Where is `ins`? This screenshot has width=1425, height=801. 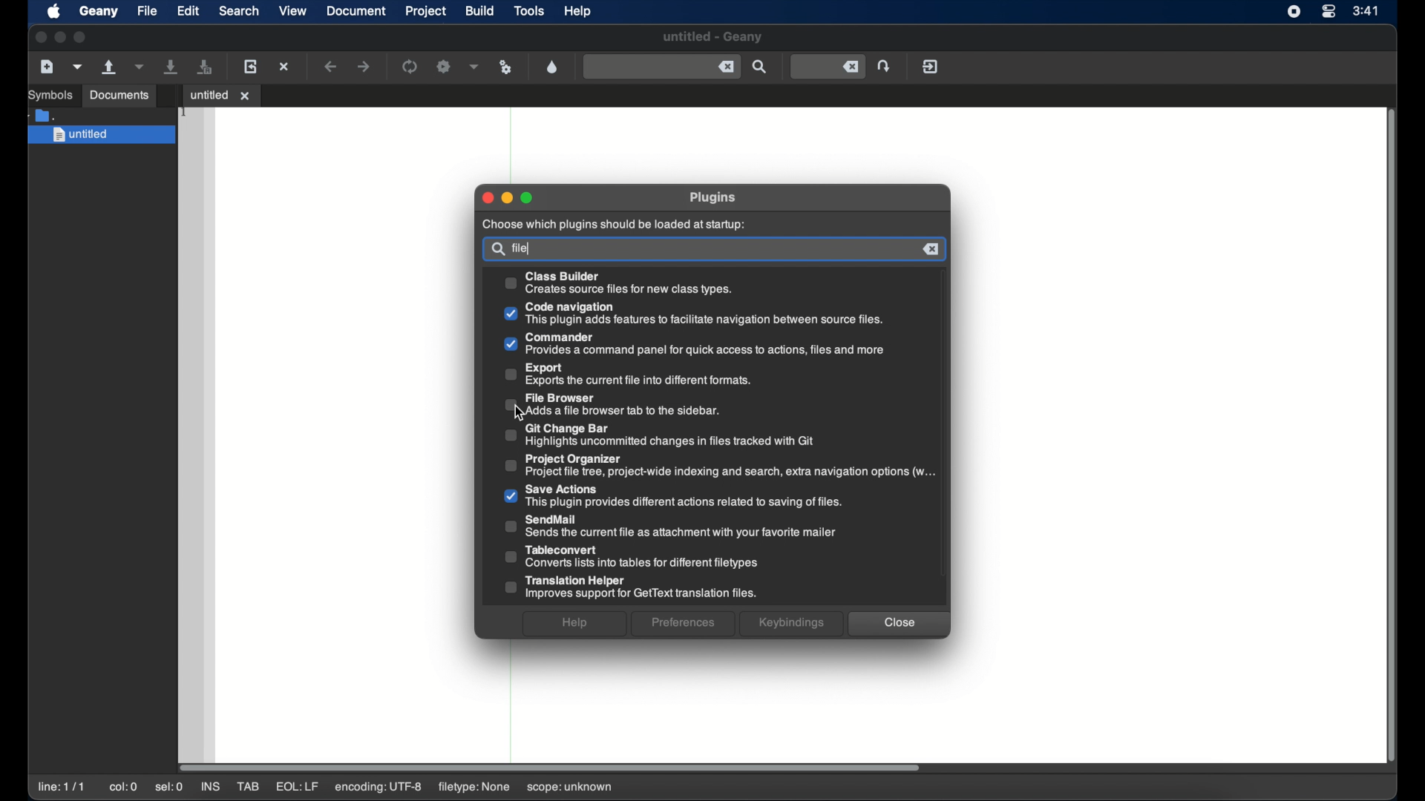
ins is located at coordinates (212, 787).